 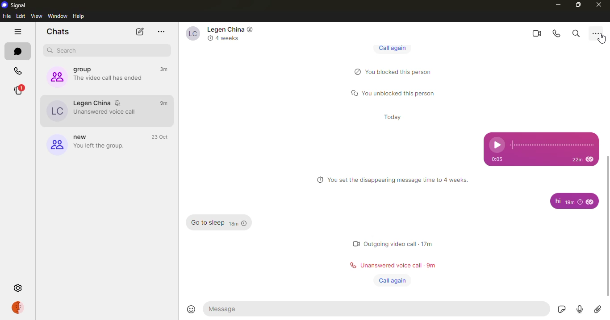 What do you see at coordinates (555, 201) in the screenshot?
I see `message` at bounding box center [555, 201].